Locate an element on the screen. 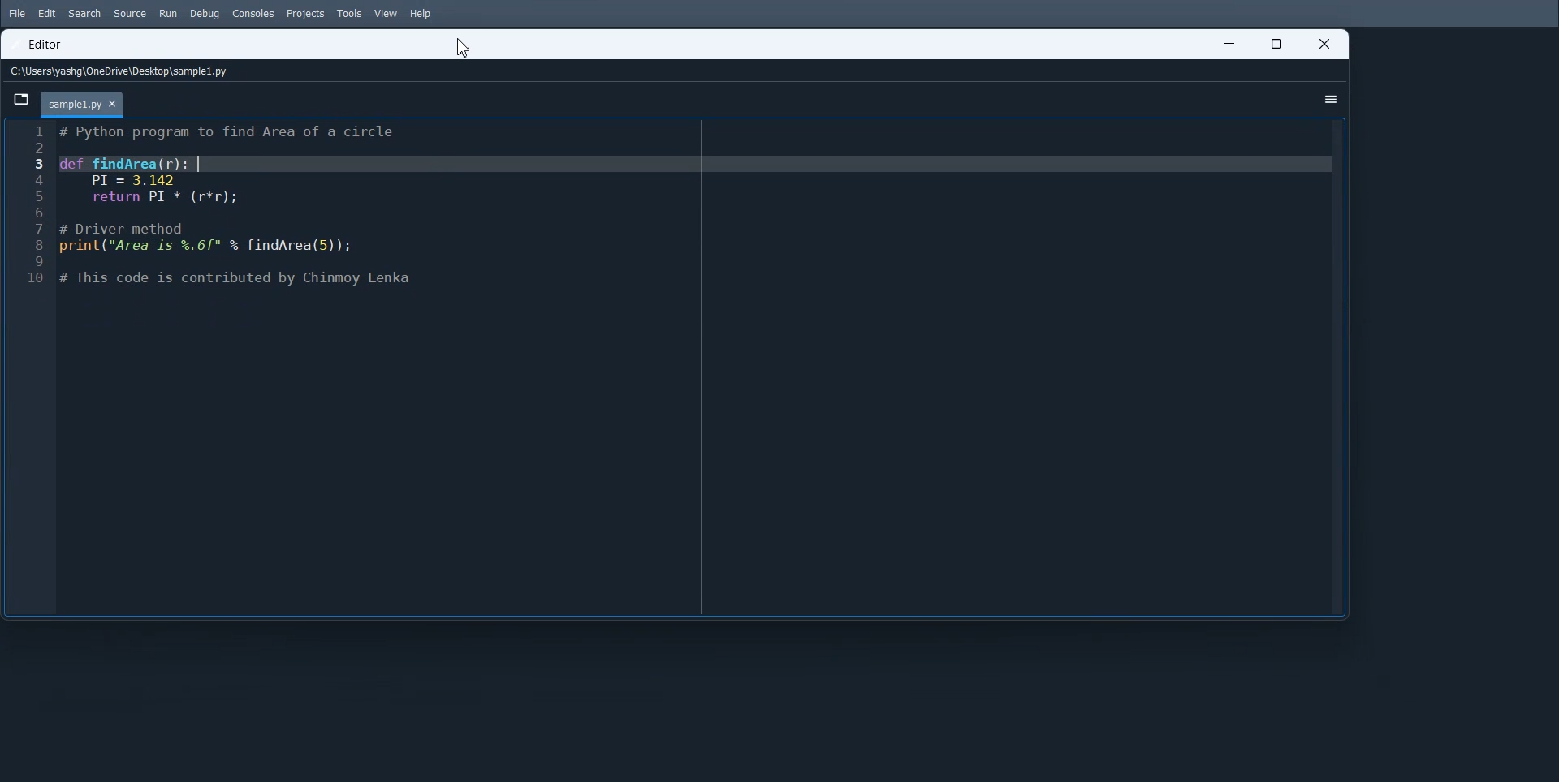  Line number is located at coordinates (28, 367).